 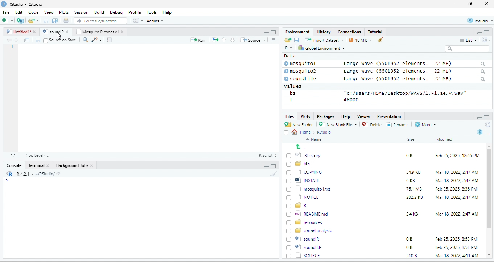 What do you see at coordinates (388, 116) in the screenshot?
I see `Presentation` at bounding box center [388, 116].